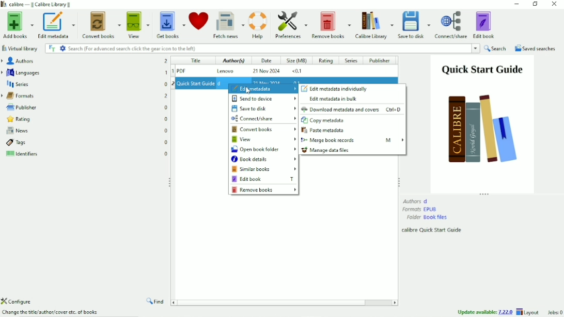  I want to click on Formats, so click(85, 95).